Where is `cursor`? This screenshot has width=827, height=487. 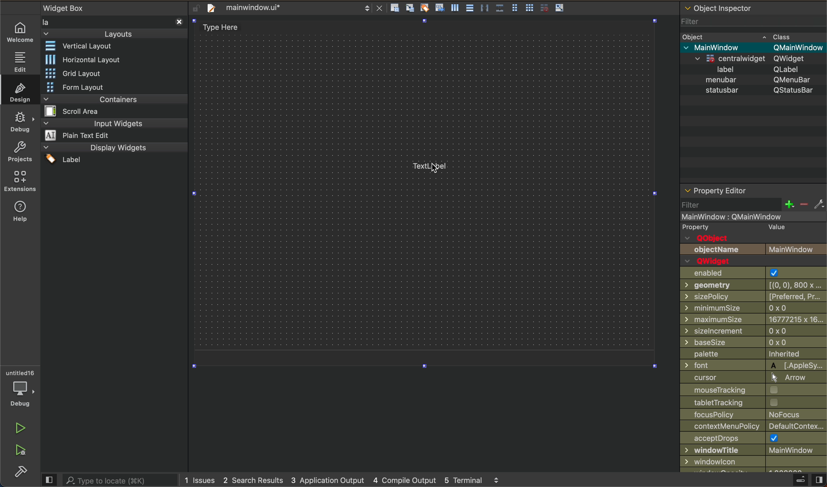 cursor is located at coordinates (431, 164).